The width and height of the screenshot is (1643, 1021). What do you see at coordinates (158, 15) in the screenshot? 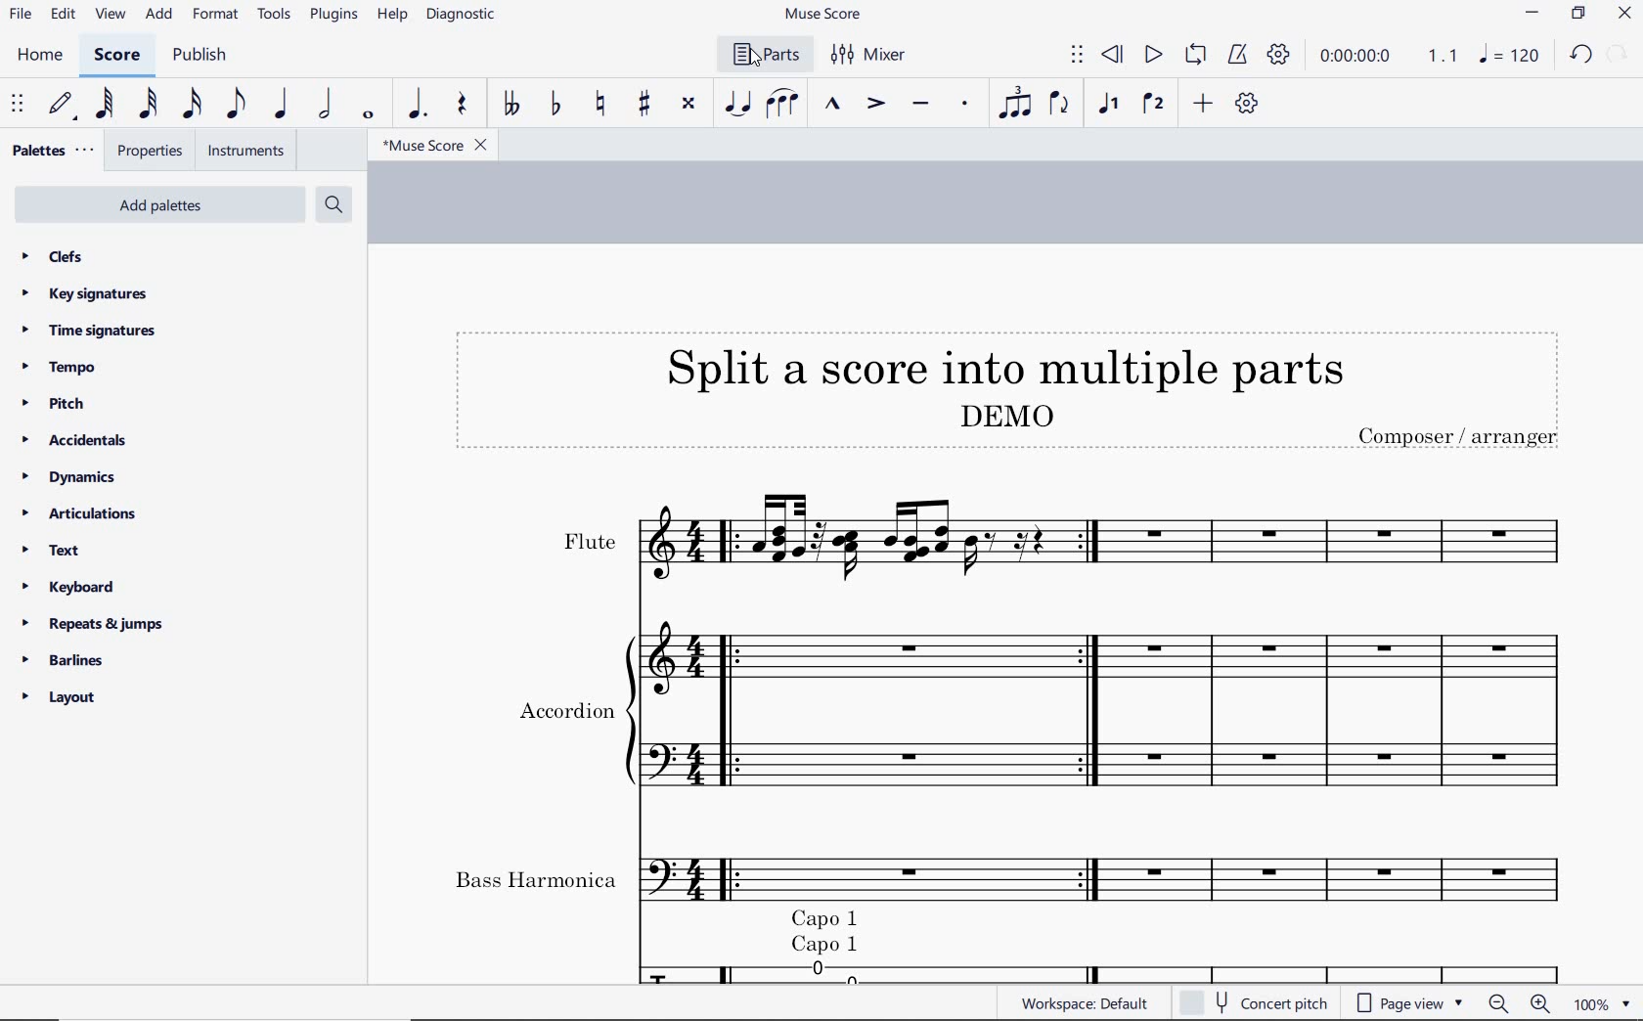
I see `add` at bounding box center [158, 15].